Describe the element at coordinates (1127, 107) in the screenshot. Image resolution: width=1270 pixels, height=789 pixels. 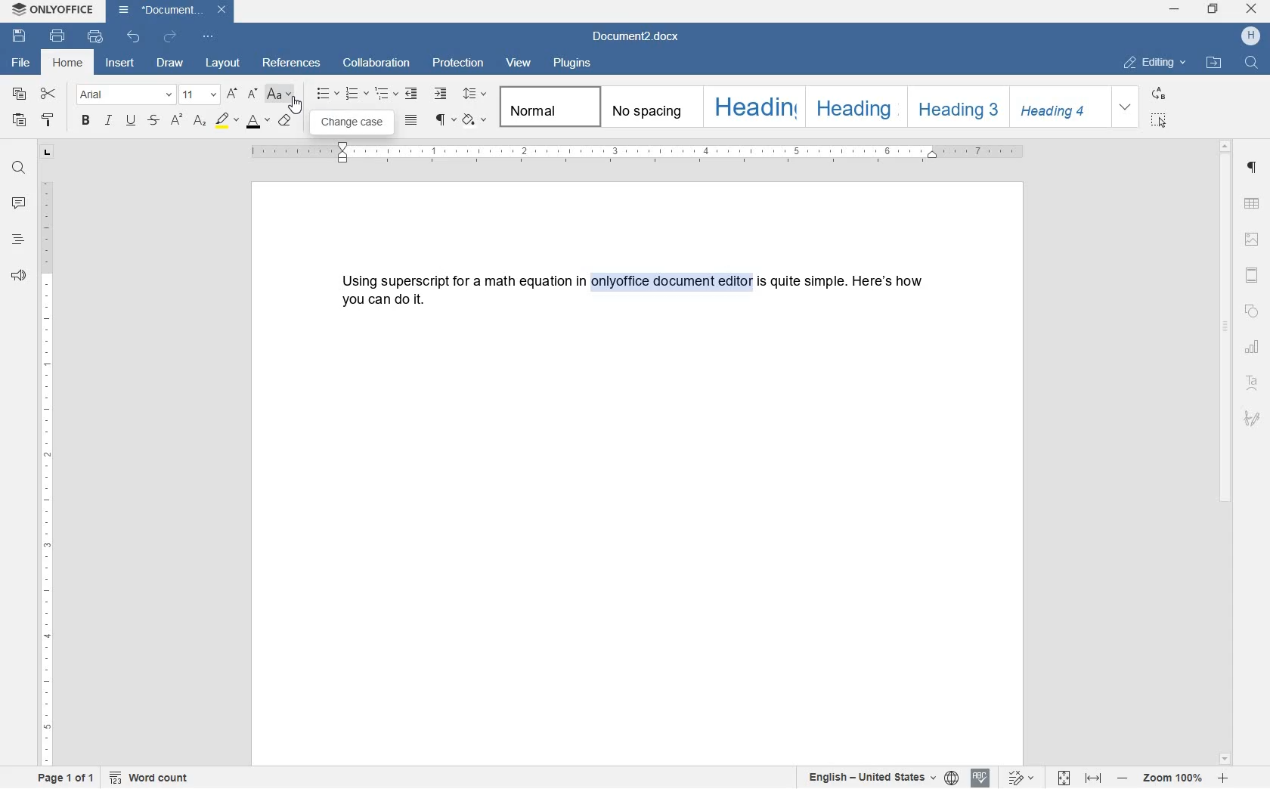
I see `EXPAND FORMATTING STYLE` at that location.